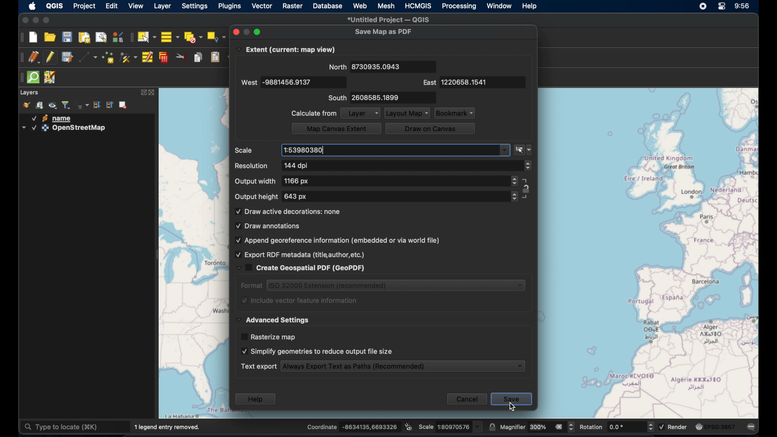 The width and height of the screenshot is (777, 437). Describe the element at coordinates (304, 150) in the screenshot. I see `1:53980380` at that location.